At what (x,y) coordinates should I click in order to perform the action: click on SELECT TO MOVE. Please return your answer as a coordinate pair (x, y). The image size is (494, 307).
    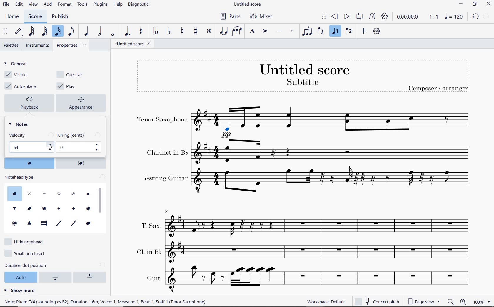
    Looking at the image, I should click on (325, 17).